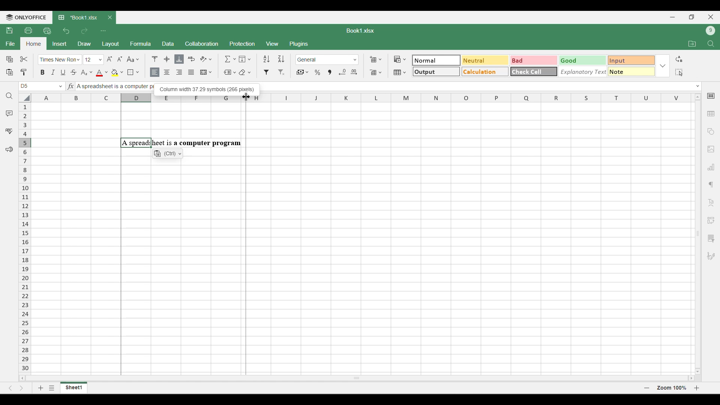  Describe the element at coordinates (207, 88) in the screenshot. I see `Column width 37.29 symbols (266 pixels)` at that location.